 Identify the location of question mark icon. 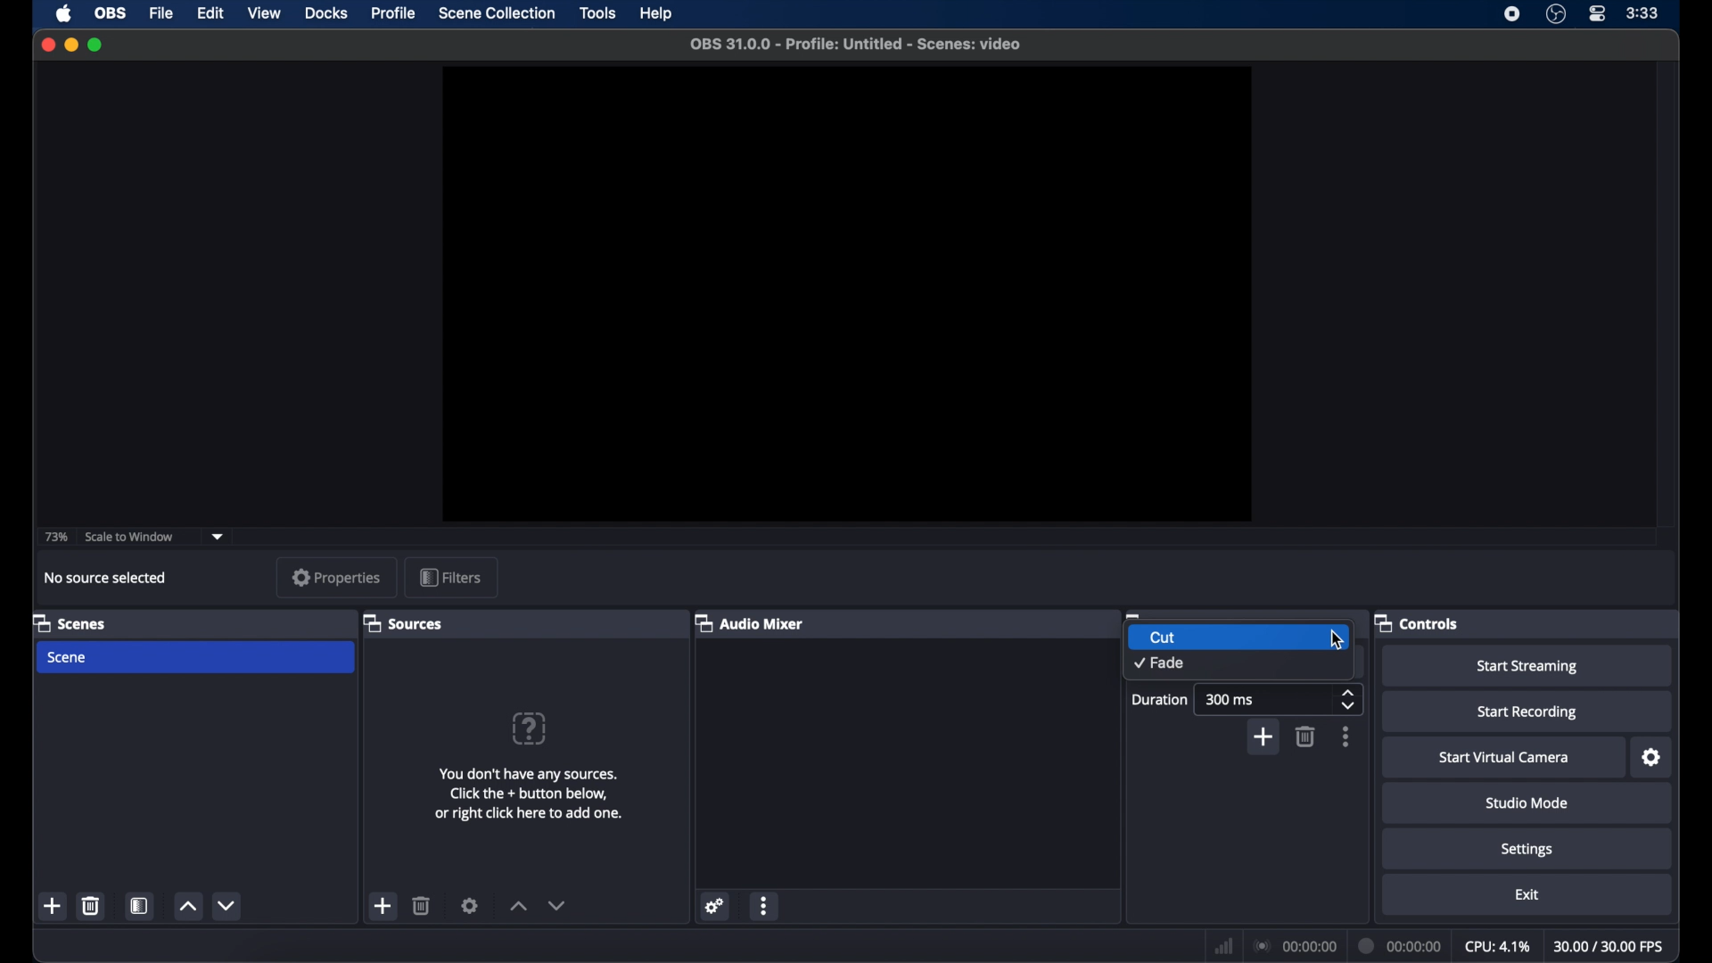
(531, 728).